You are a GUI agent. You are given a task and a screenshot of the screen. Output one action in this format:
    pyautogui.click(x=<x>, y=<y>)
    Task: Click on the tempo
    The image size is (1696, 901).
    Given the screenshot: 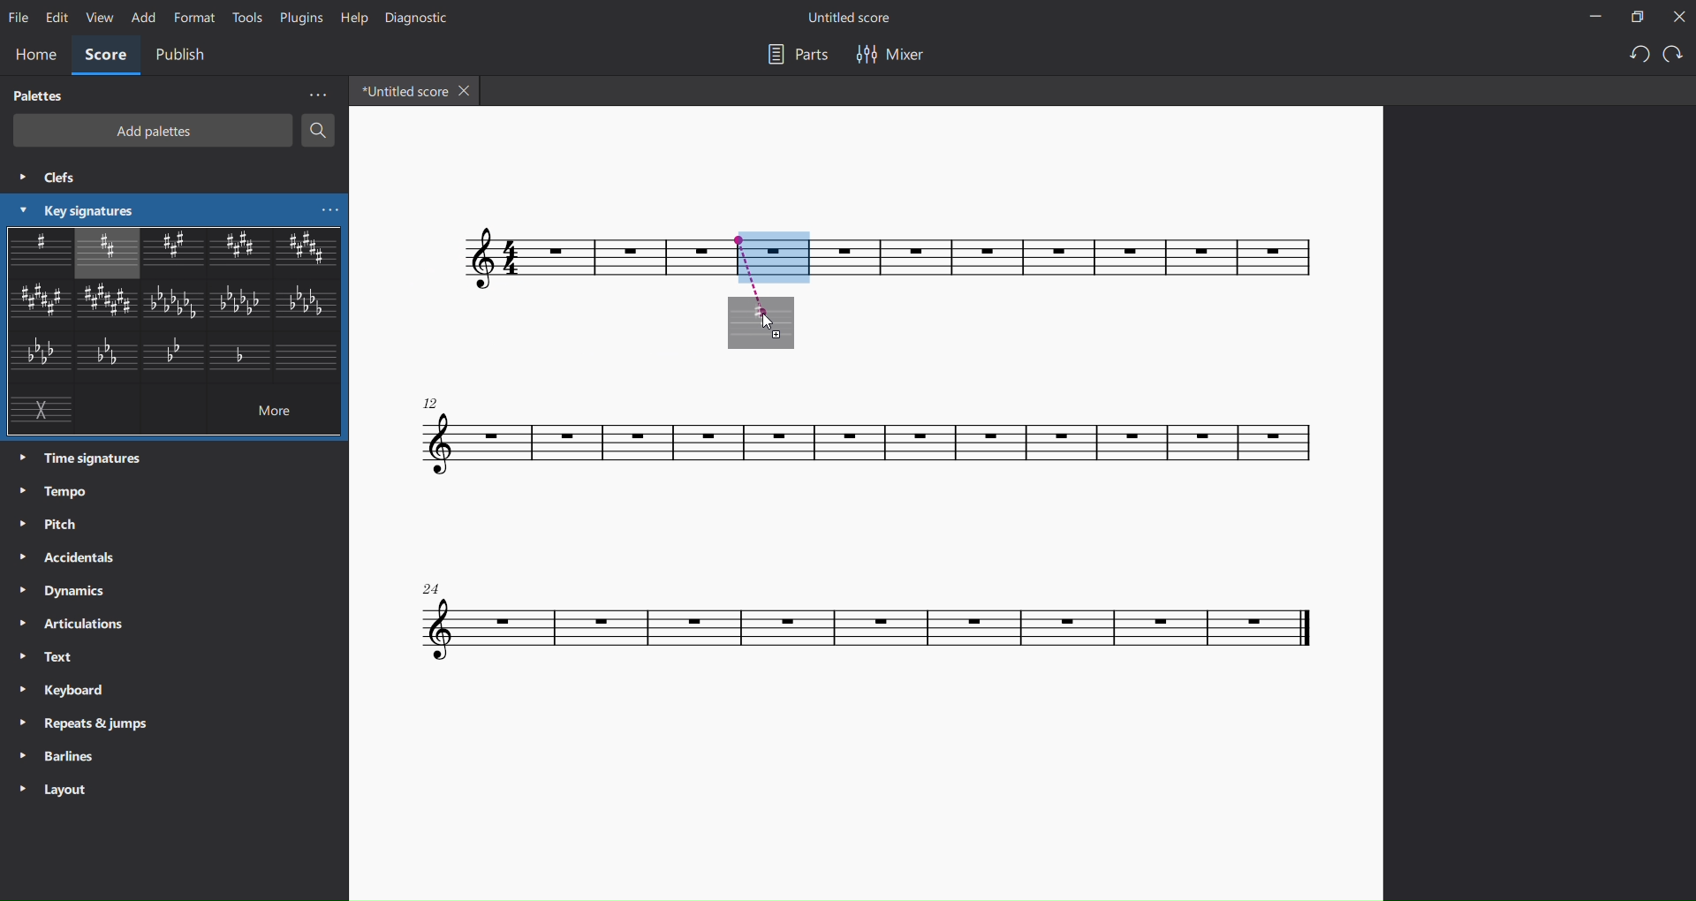 What is the action you would take?
    pyautogui.click(x=55, y=493)
    